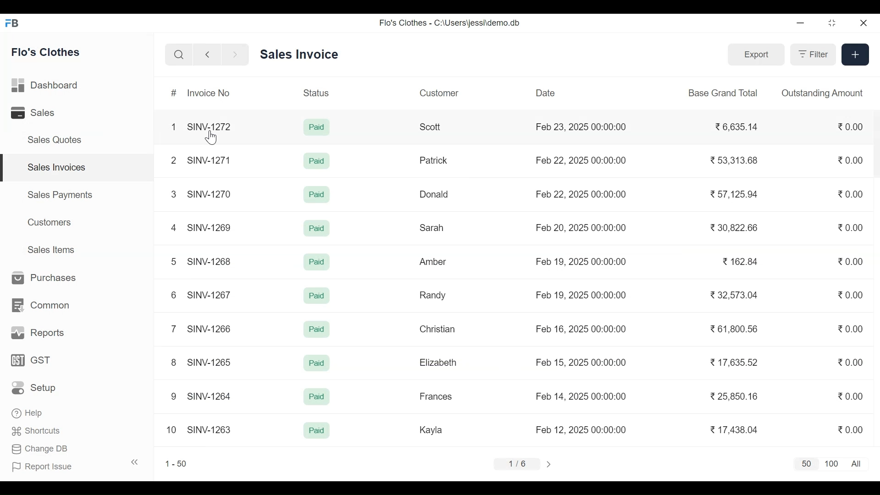 The height and width of the screenshot is (495, 880). I want to click on 32,573.04, so click(734, 294).